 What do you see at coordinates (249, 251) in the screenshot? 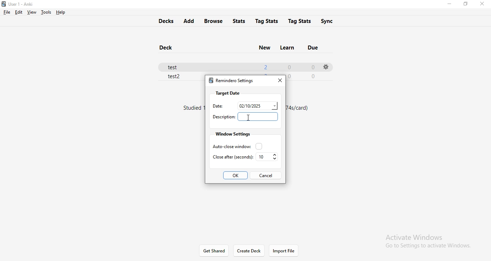
I see `Create Deck` at bounding box center [249, 251].